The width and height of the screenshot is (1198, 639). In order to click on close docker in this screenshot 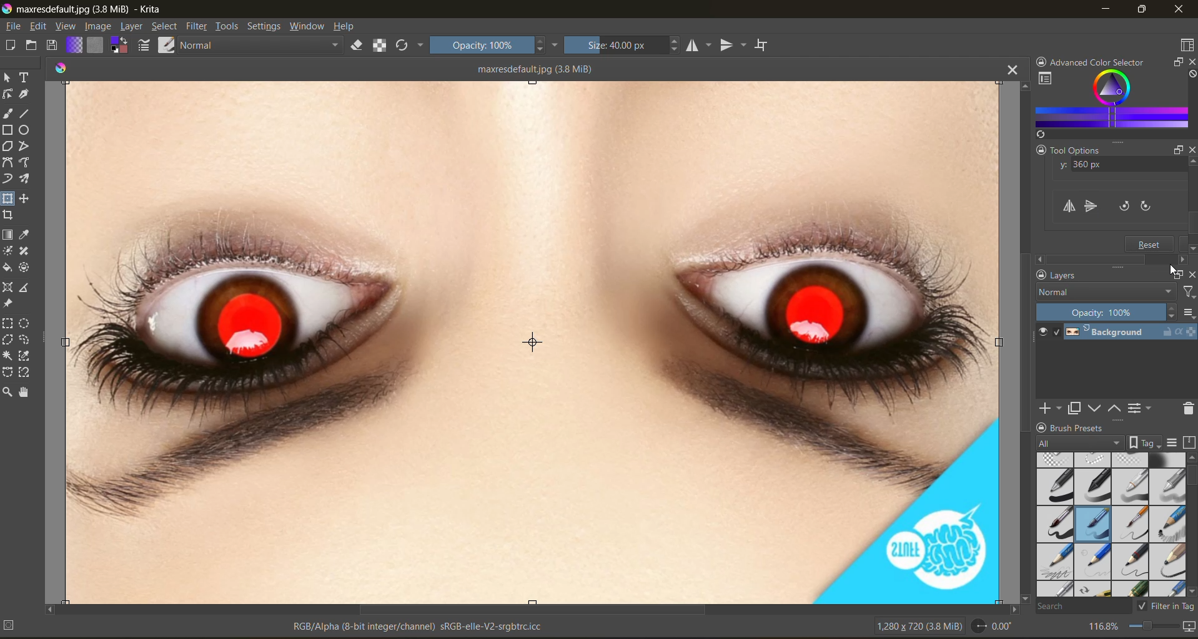, I will do `click(1191, 64)`.